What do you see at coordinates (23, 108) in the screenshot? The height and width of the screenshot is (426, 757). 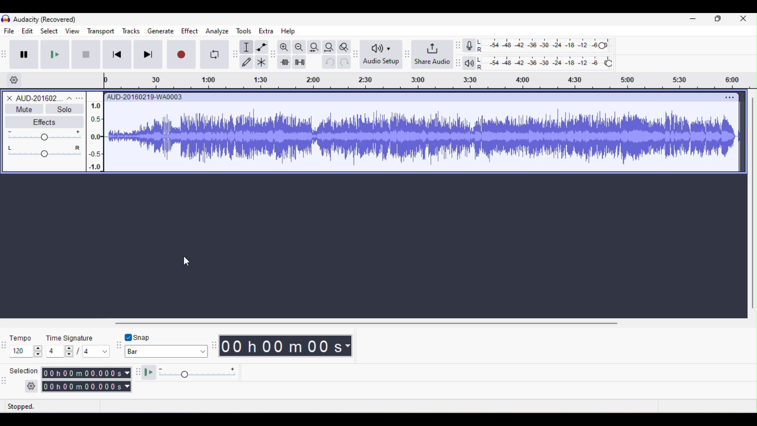 I see `mute` at bounding box center [23, 108].